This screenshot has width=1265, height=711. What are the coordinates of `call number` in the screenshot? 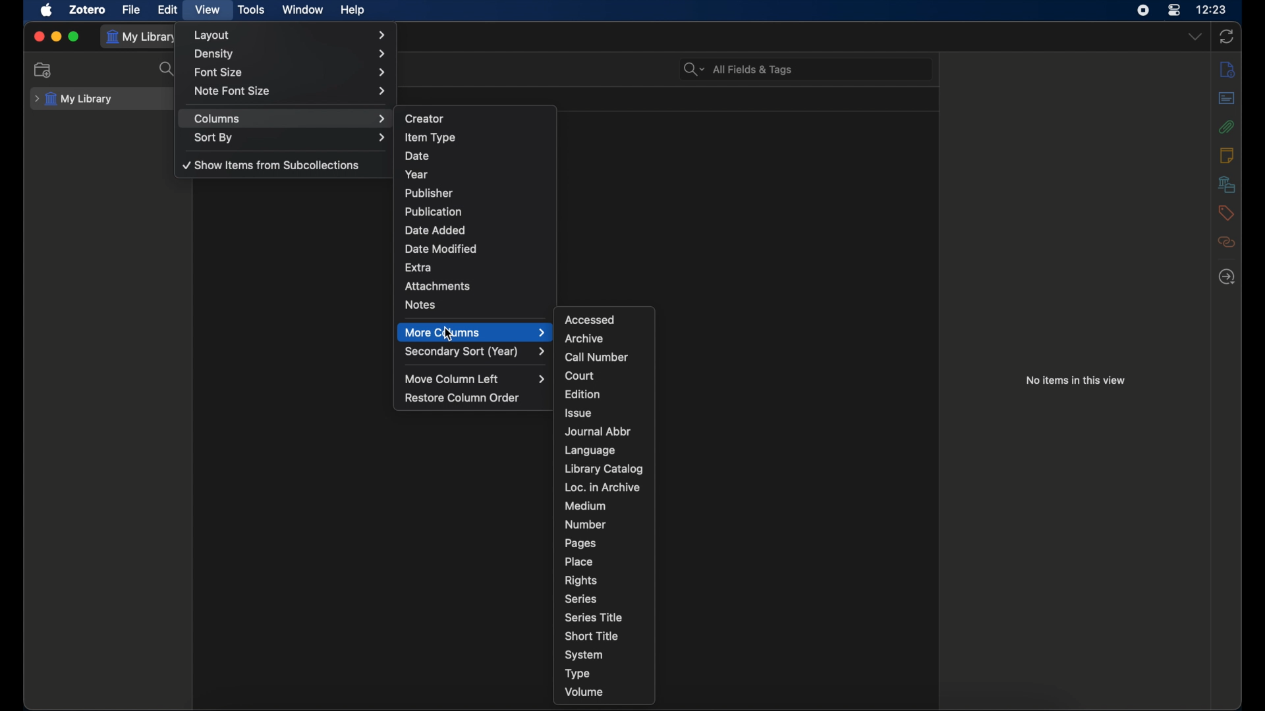 It's located at (598, 357).